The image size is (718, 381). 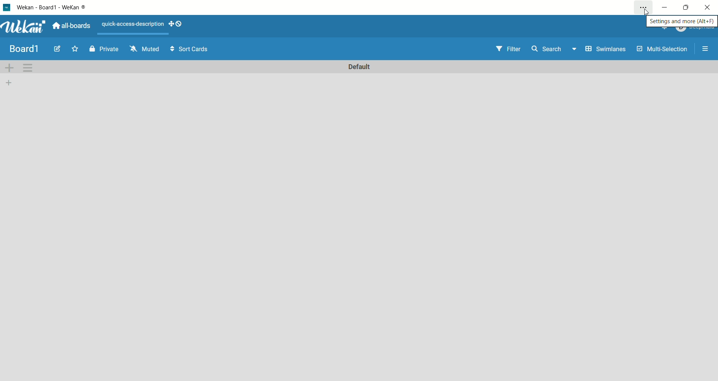 What do you see at coordinates (10, 69) in the screenshot?
I see `add swimlane` at bounding box center [10, 69].